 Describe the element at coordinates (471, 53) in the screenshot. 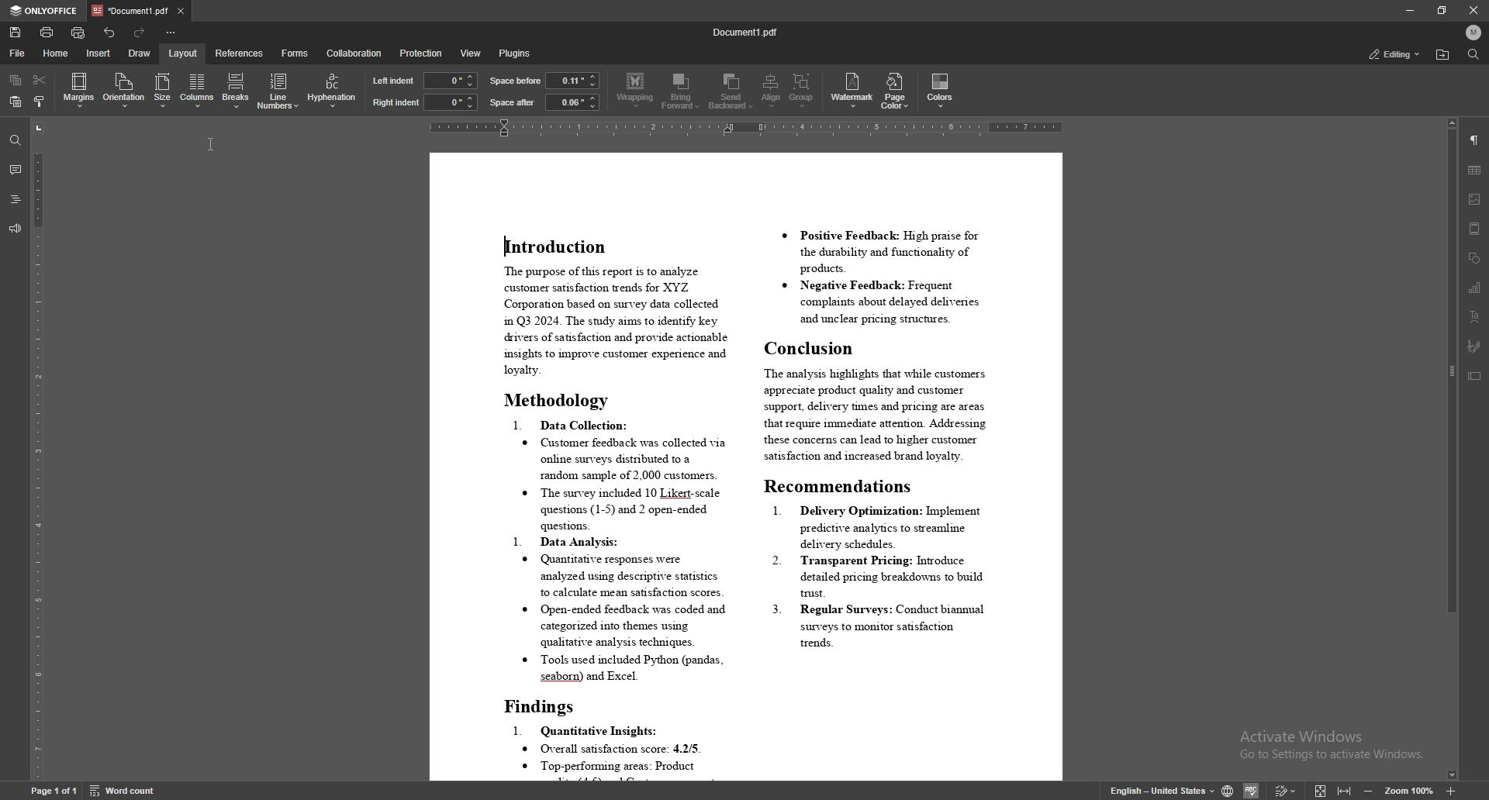

I see `view` at that location.